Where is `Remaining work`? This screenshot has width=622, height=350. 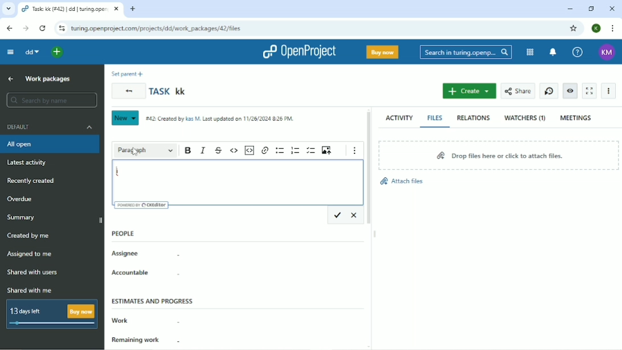
Remaining work is located at coordinates (148, 341).